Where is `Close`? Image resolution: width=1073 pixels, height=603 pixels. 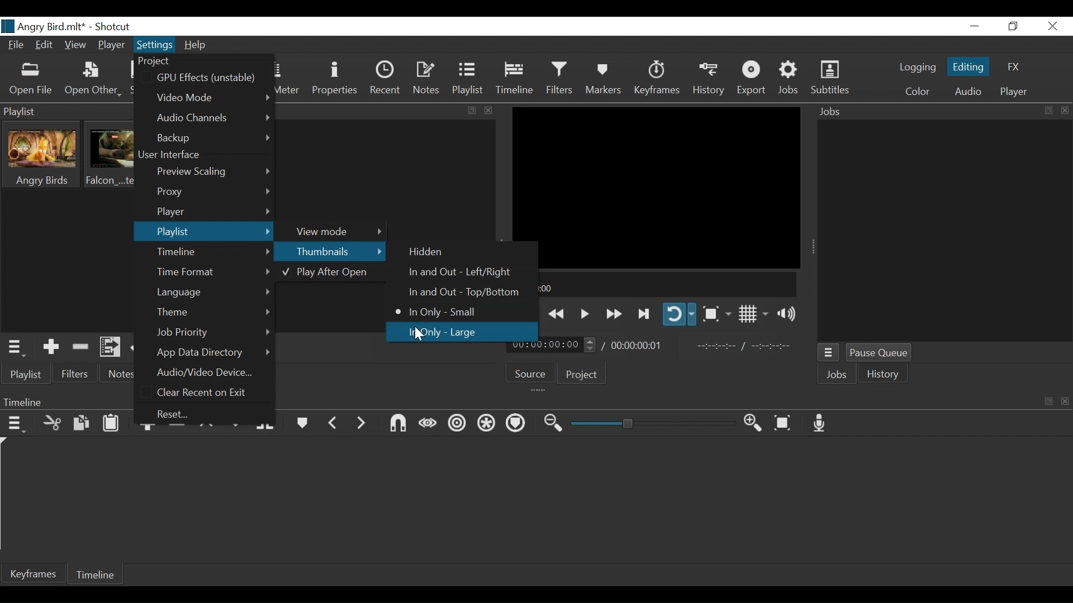 Close is located at coordinates (1053, 27).